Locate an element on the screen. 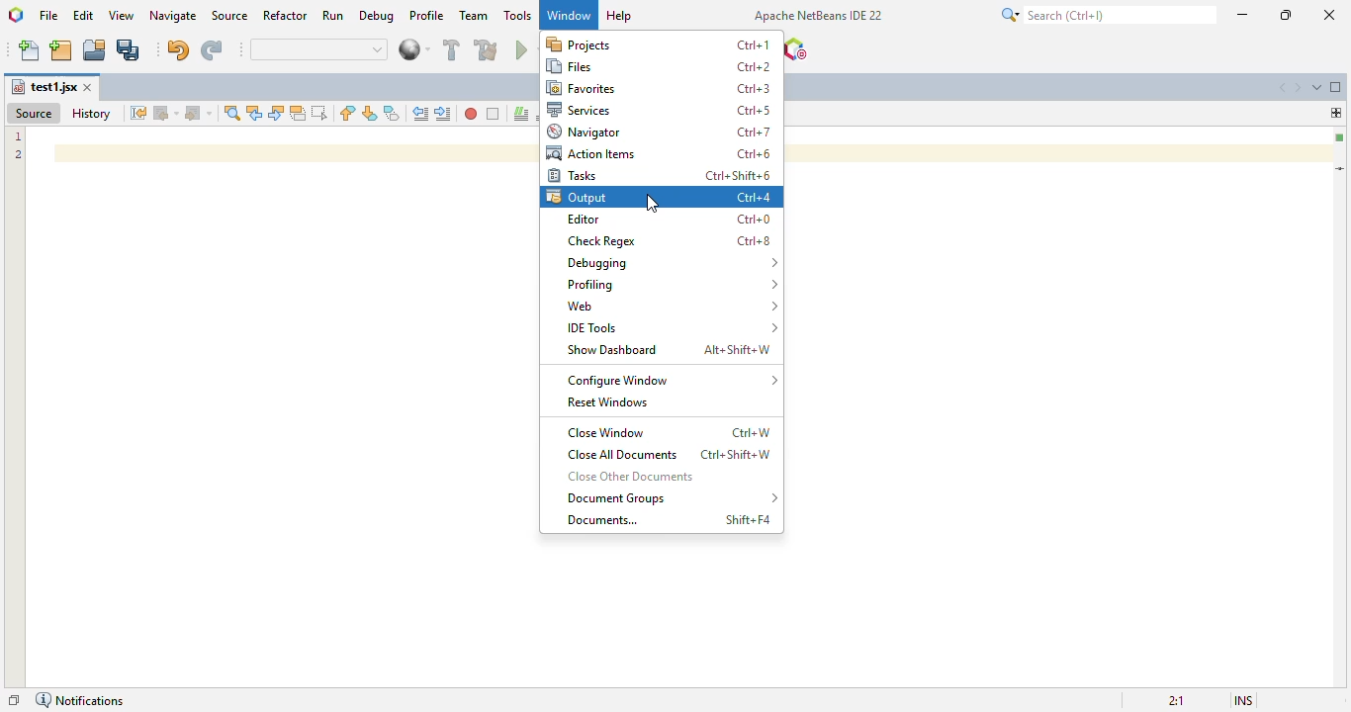 Image resolution: width=1351 pixels, height=712 pixels. web is located at coordinates (670, 306).